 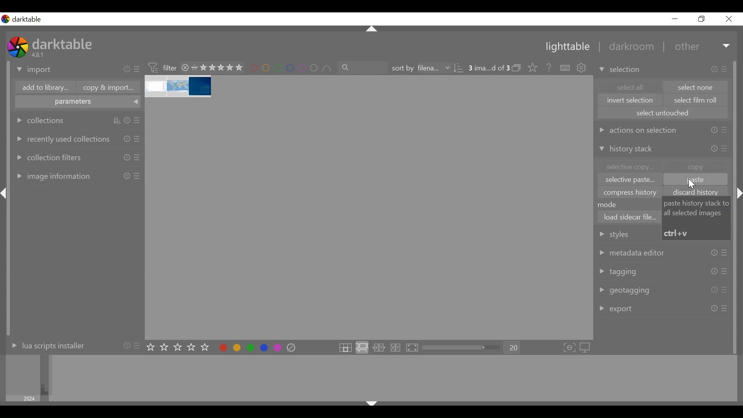 I want to click on info, so click(x=714, y=253).